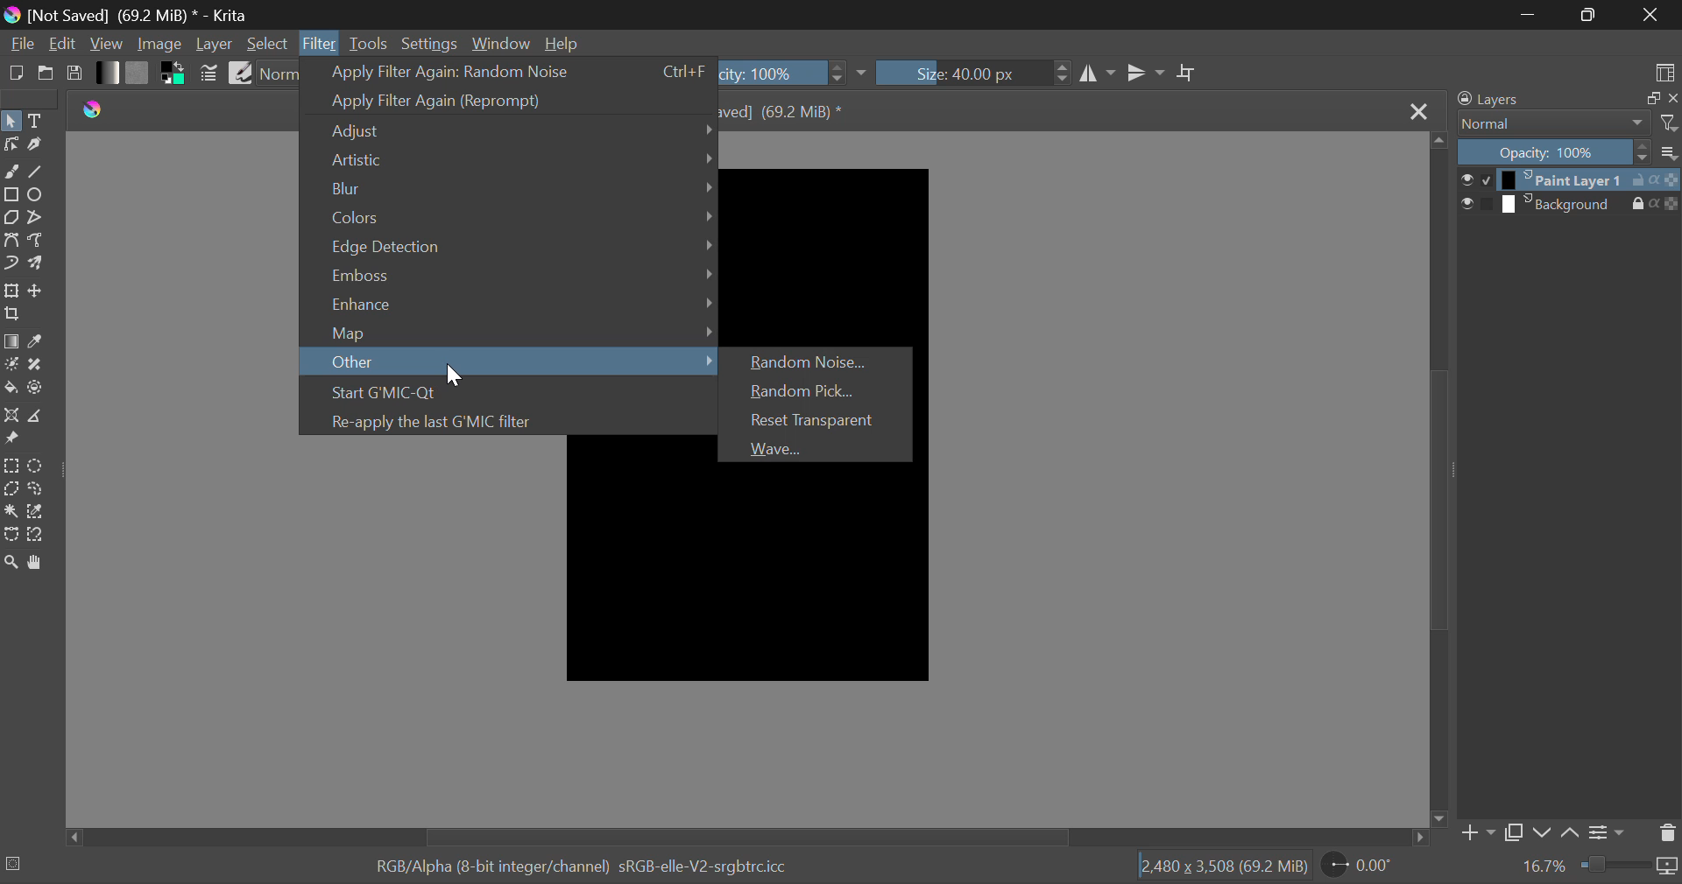 This screenshot has height=884, width=1682. What do you see at coordinates (513, 158) in the screenshot?
I see `Artistic` at bounding box center [513, 158].